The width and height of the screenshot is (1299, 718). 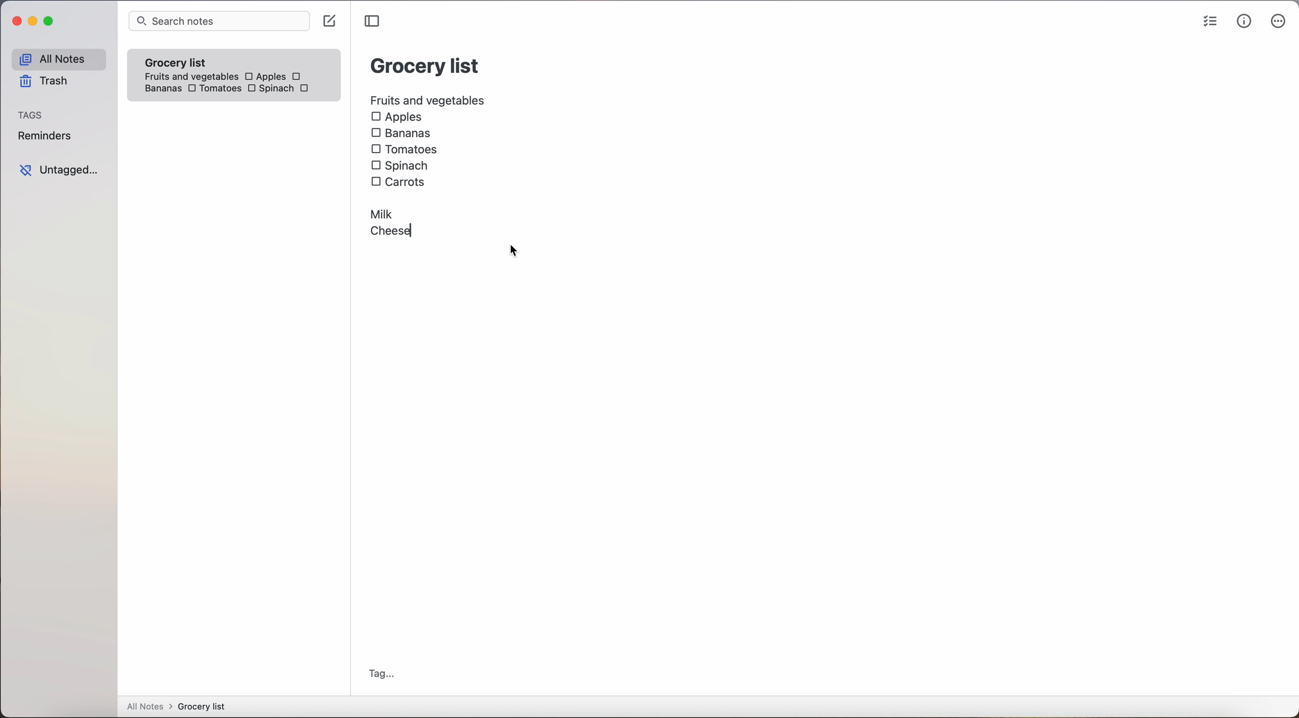 What do you see at coordinates (51, 22) in the screenshot?
I see `maximize` at bounding box center [51, 22].